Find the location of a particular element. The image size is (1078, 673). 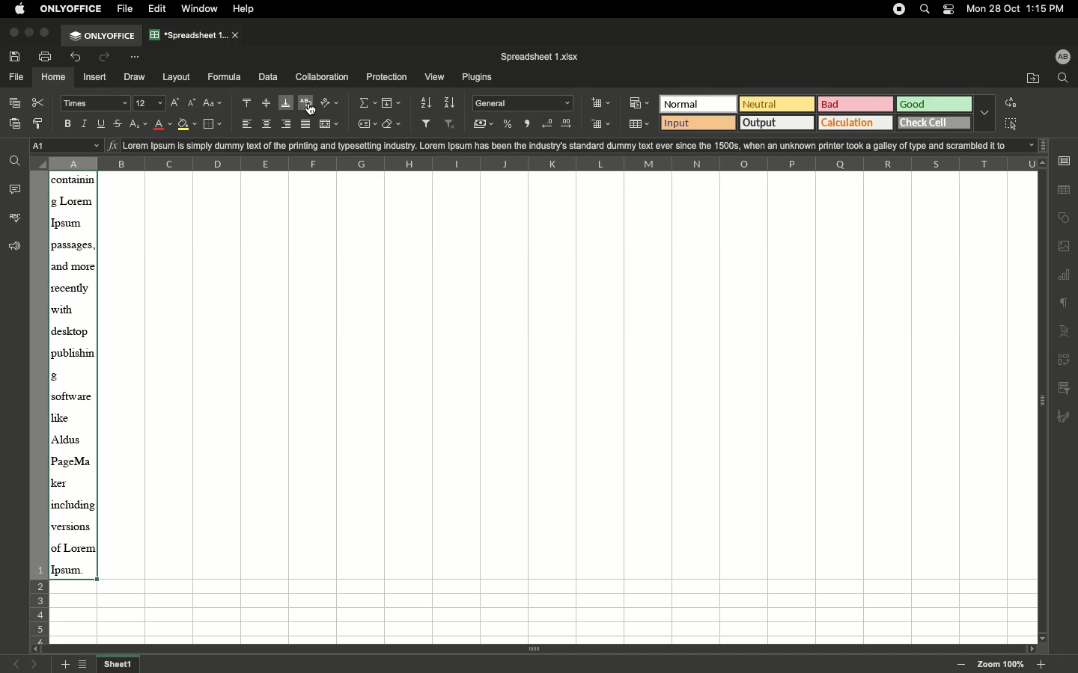

Name manager is located at coordinates (67, 146).